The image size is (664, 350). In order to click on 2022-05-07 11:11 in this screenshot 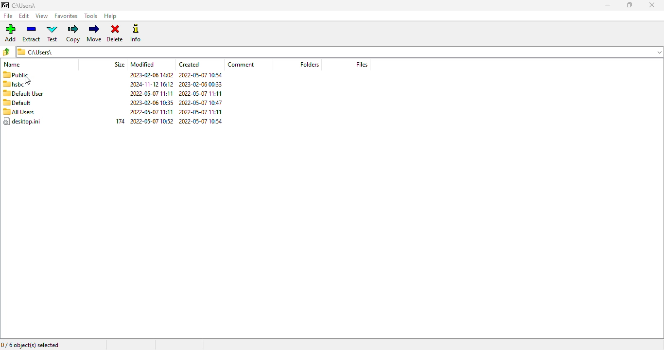, I will do `click(148, 93)`.